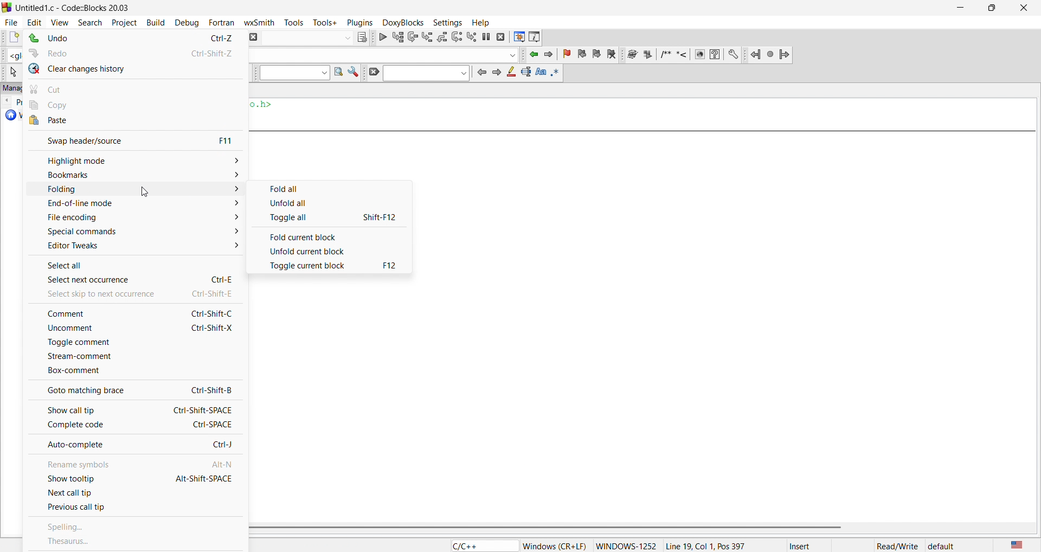  I want to click on language, so click(1014, 544).